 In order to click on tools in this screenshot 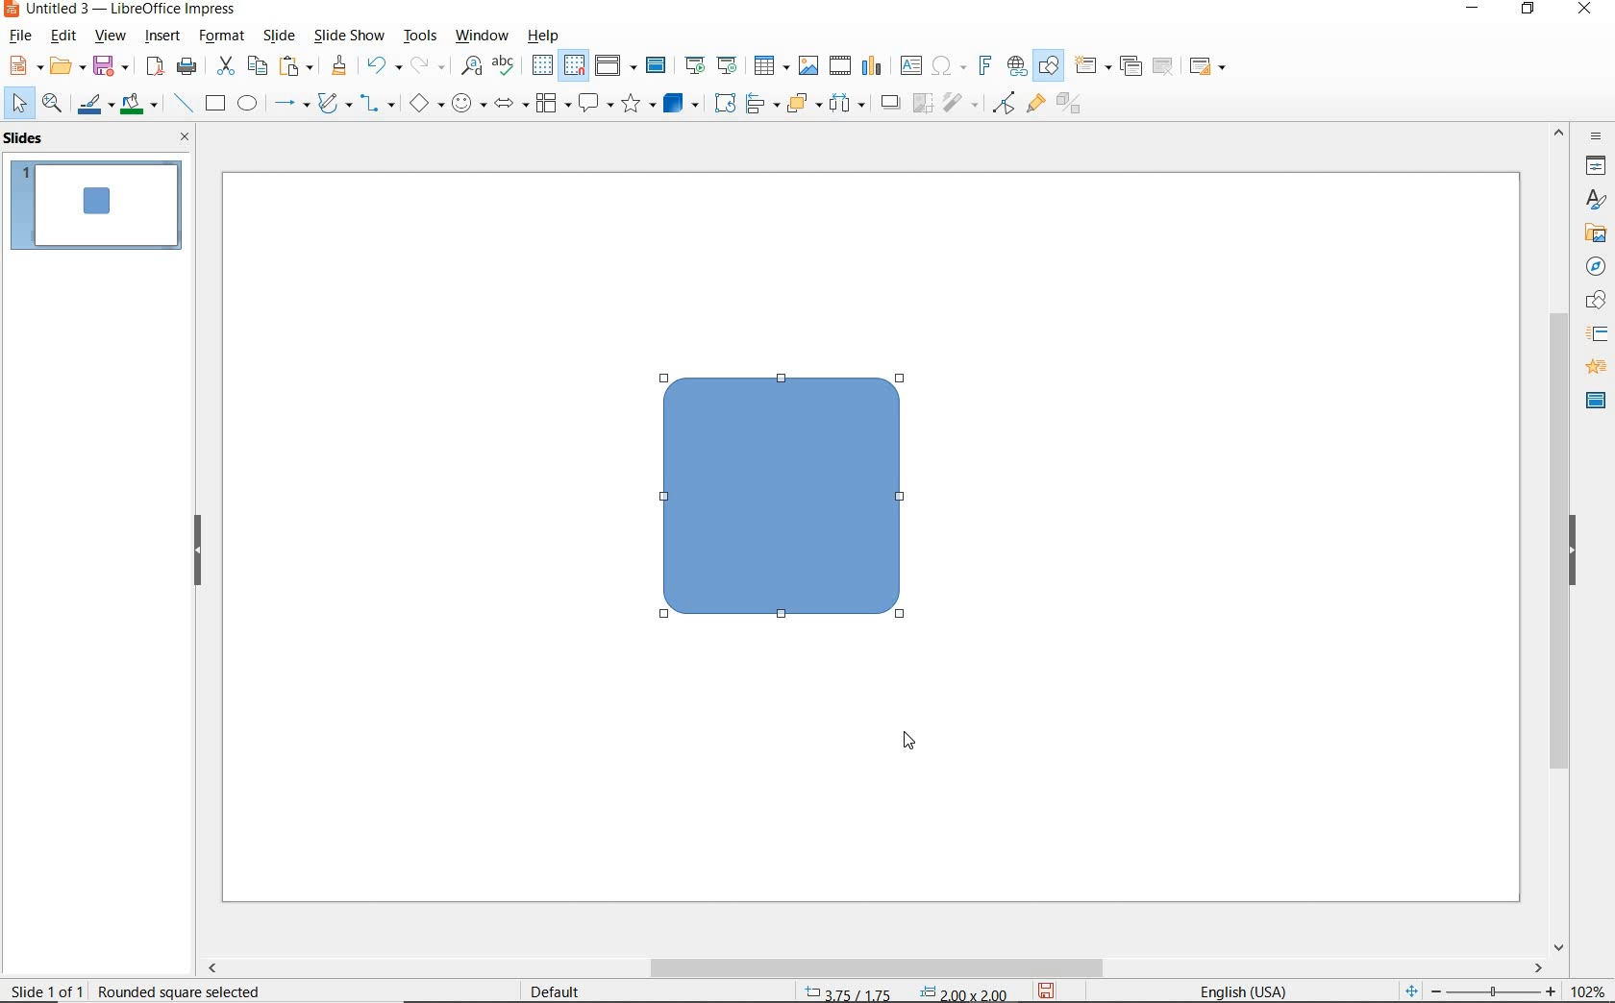, I will do `click(422, 37)`.